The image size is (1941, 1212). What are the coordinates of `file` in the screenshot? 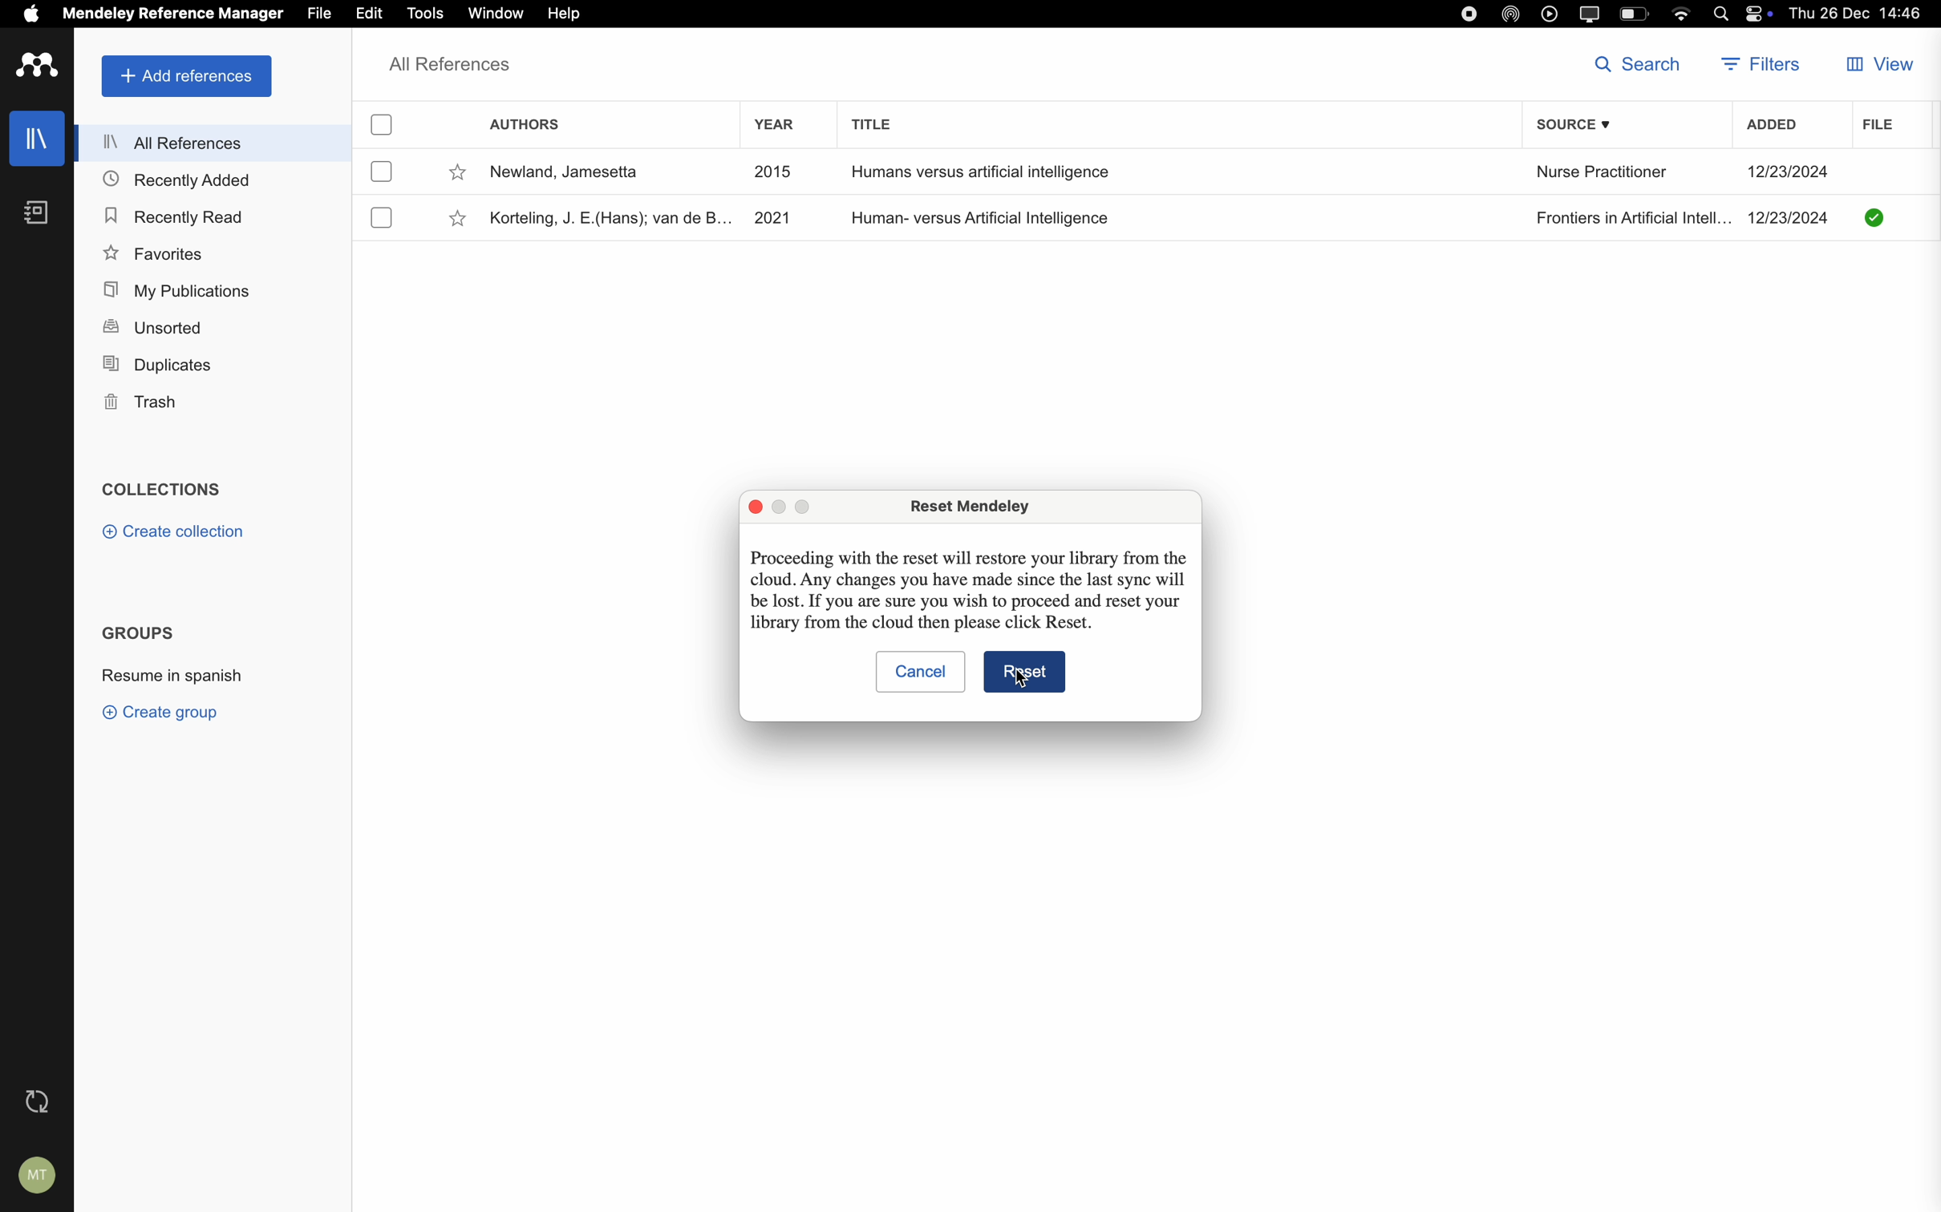 It's located at (1886, 123).